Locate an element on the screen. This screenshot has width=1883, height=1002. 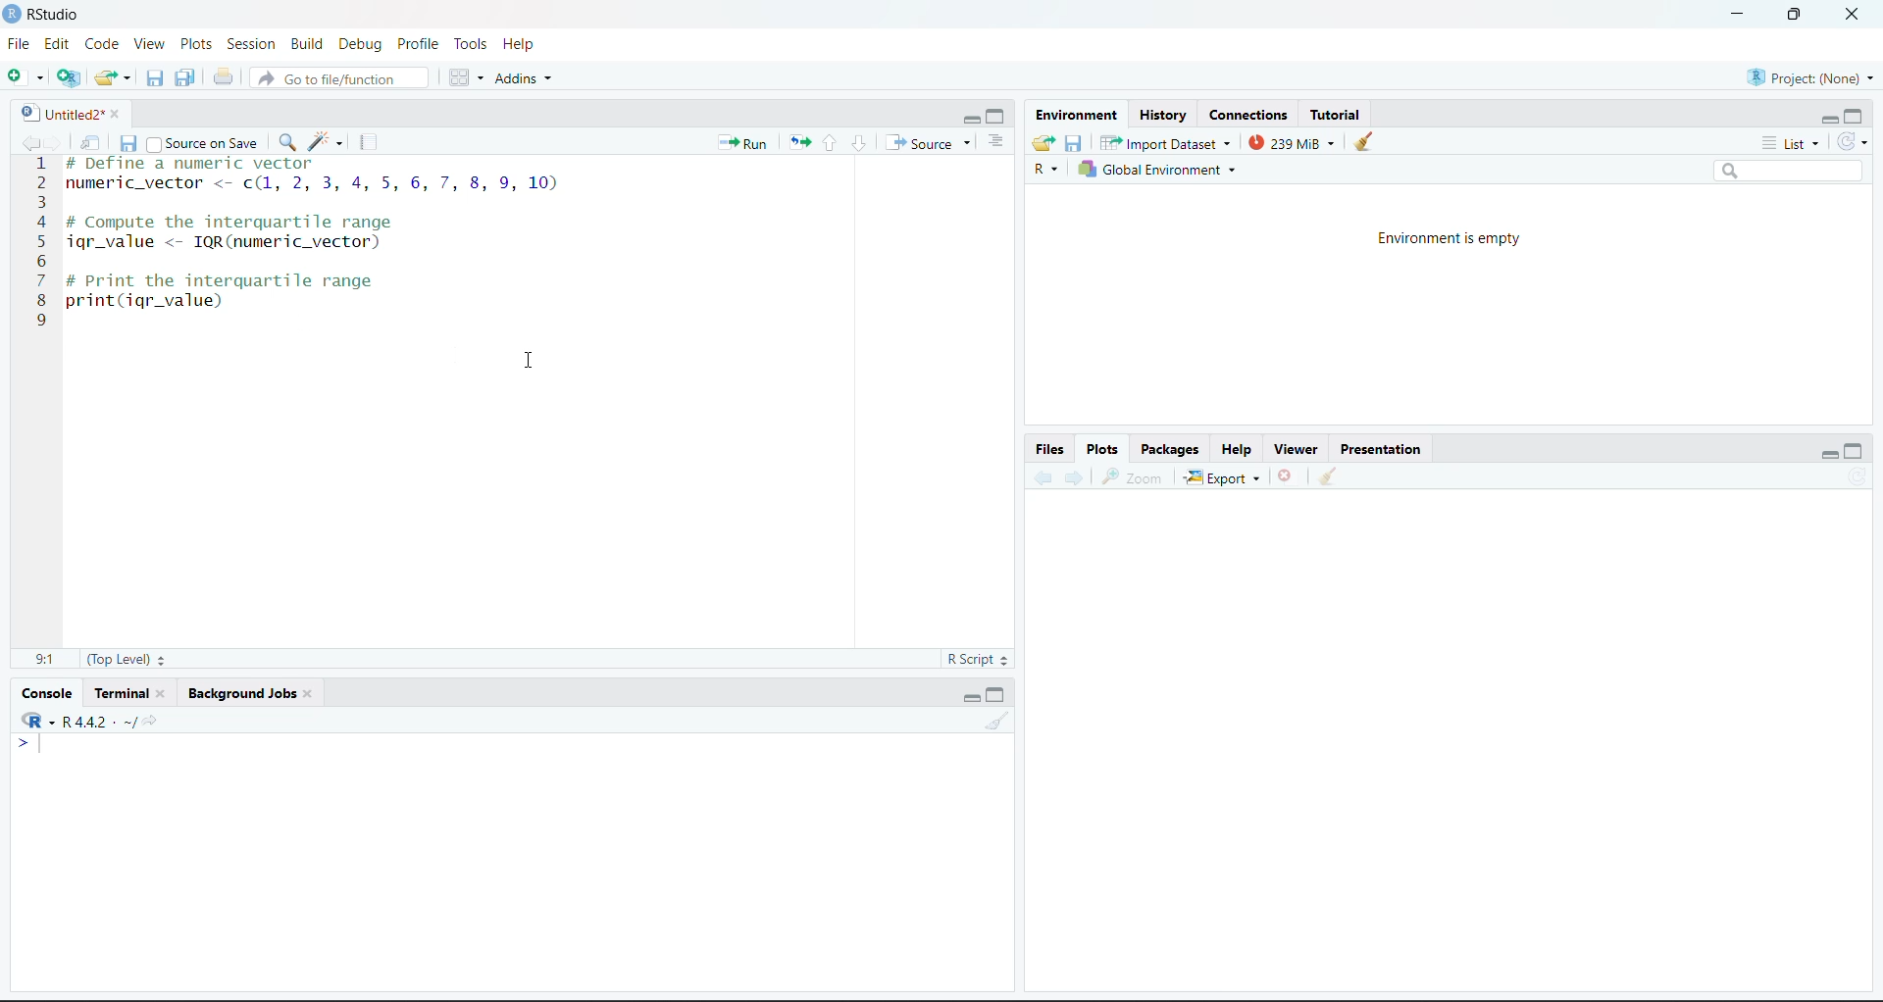
Environment is located at coordinates (1078, 118).